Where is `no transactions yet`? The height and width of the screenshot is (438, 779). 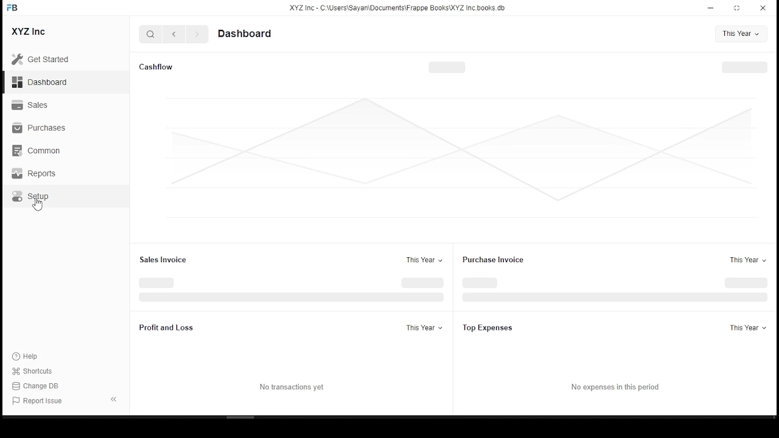
no transactions yet is located at coordinates (292, 388).